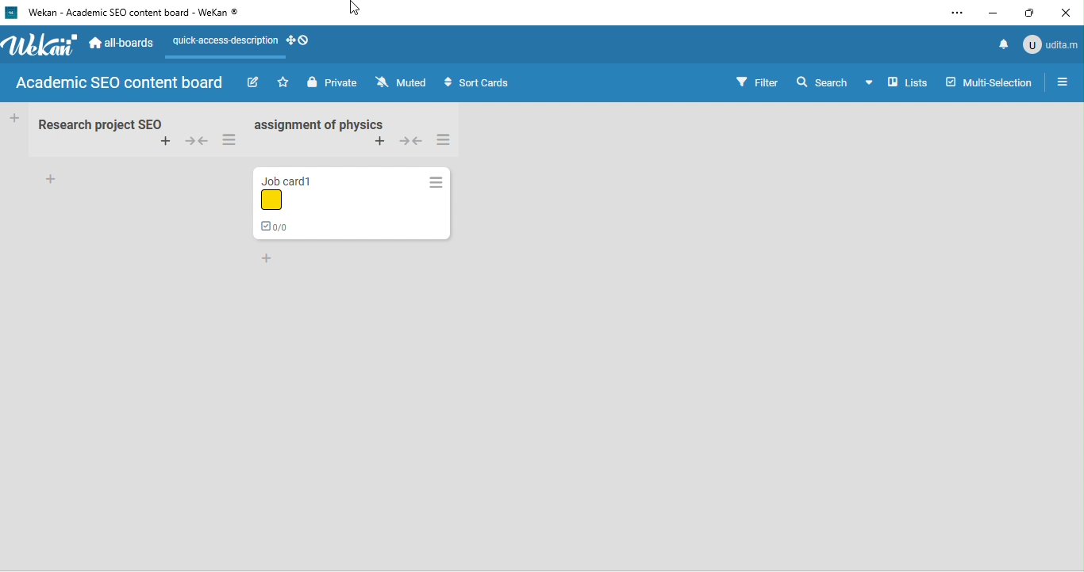 The width and height of the screenshot is (1084, 572). Describe the element at coordinates (329, 125) in the screenshot. I see `list name` at that location.